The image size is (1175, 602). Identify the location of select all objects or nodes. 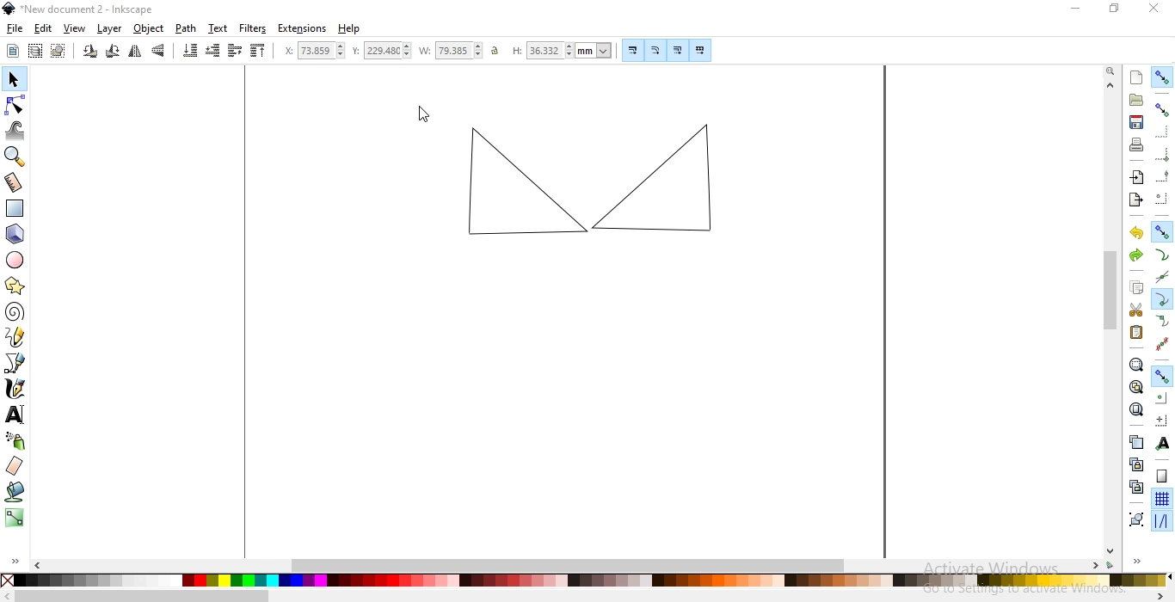
(13, 52).